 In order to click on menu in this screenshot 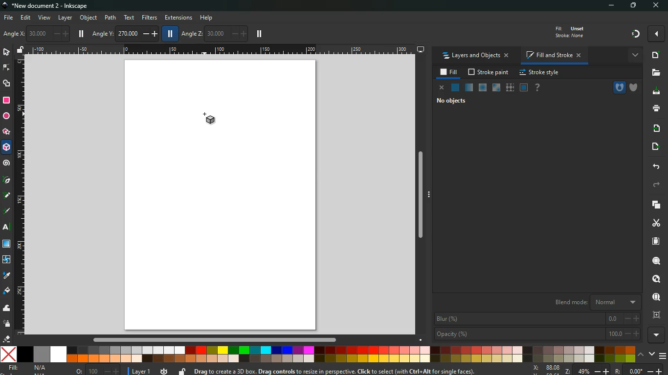, I will do `click(664, 356)`.